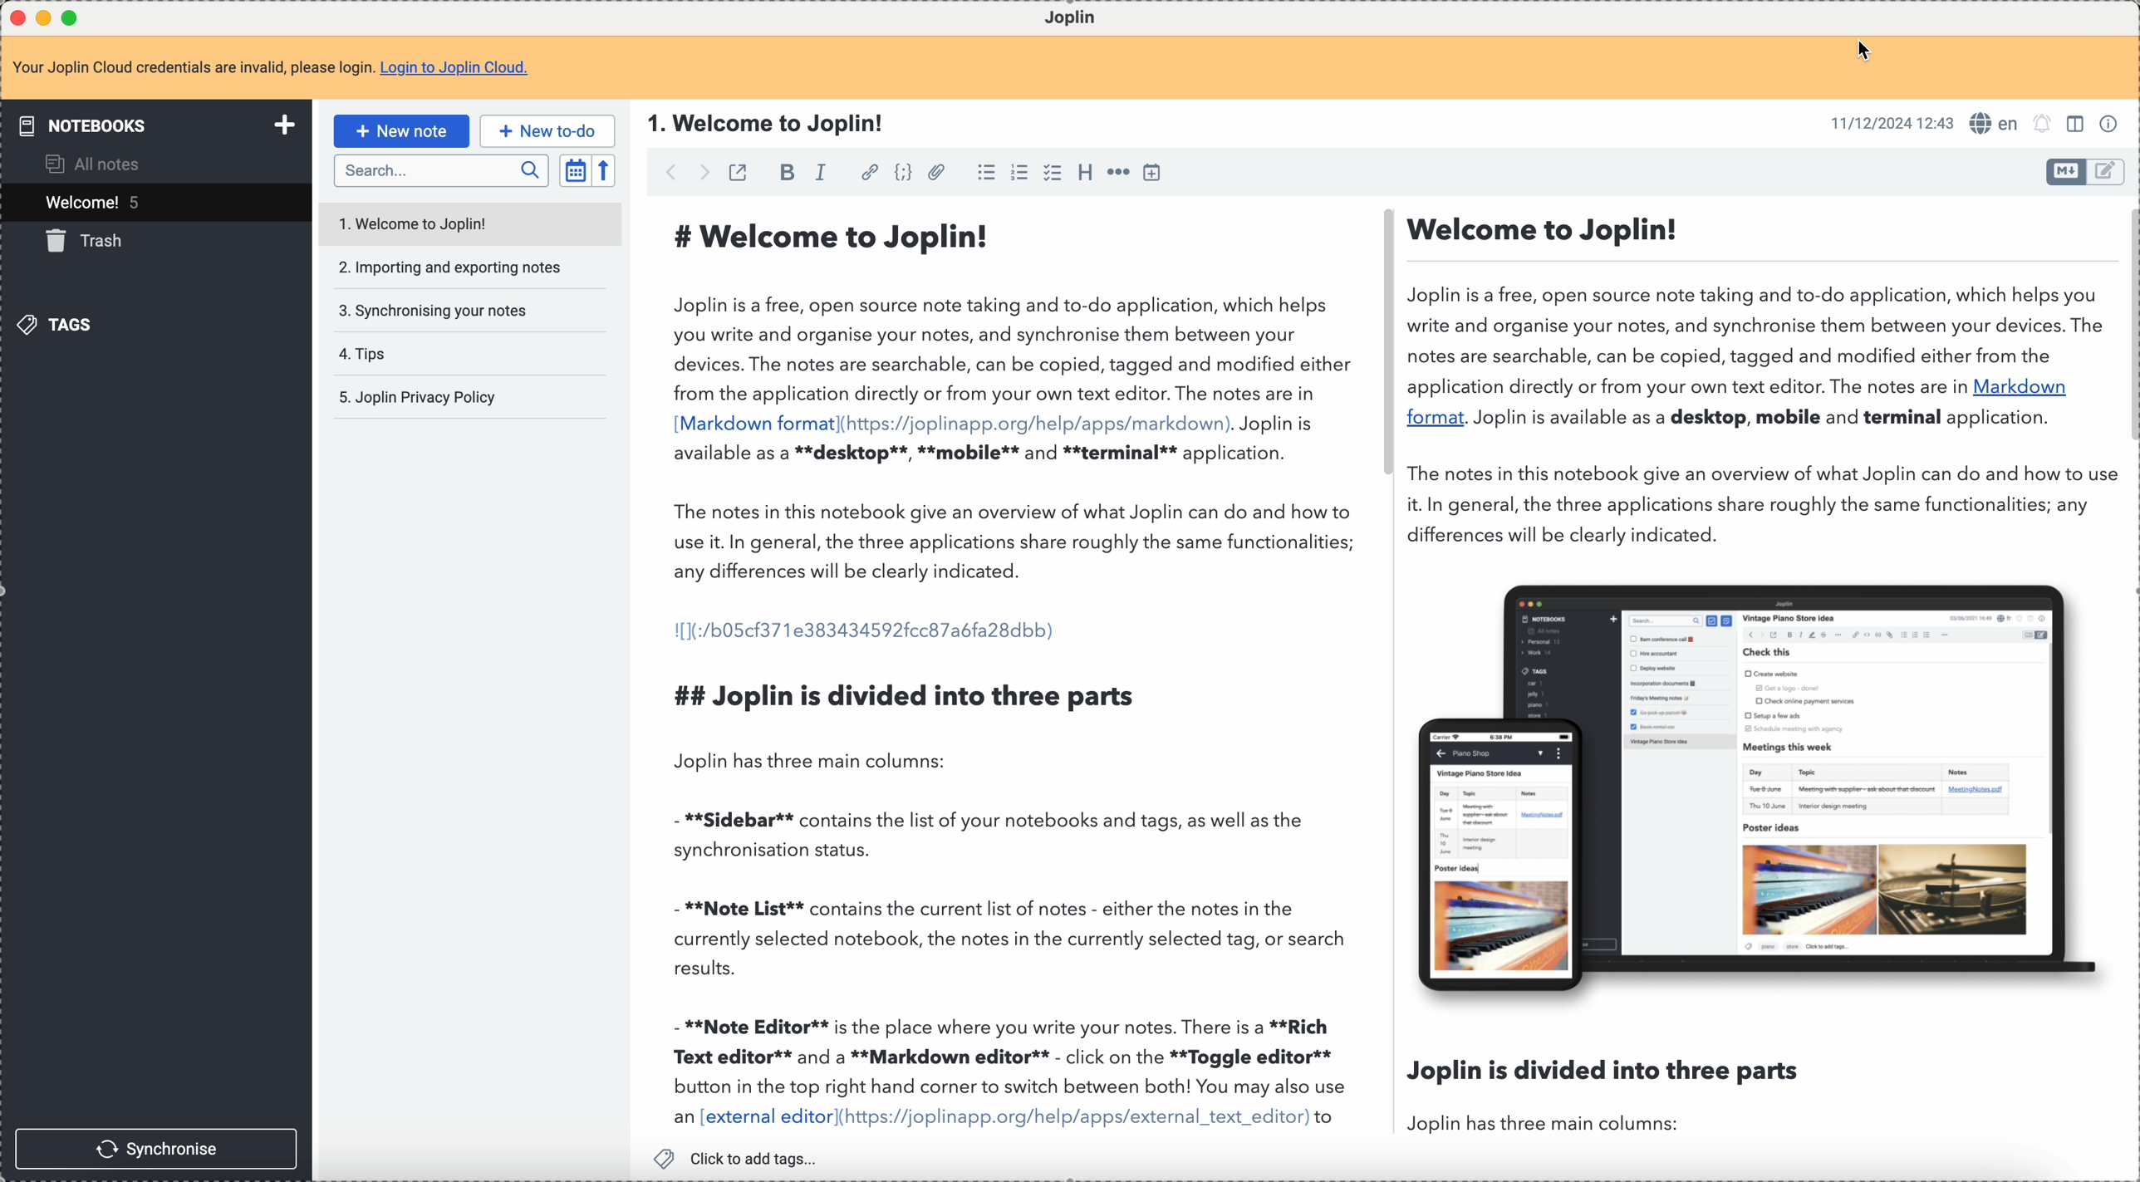 Image resolution: width=2140 pixels, height=1182 pixels. Describe the element at coordinates (417, 399) in the screenshot. I see `Joplin privacy policy` at that location.